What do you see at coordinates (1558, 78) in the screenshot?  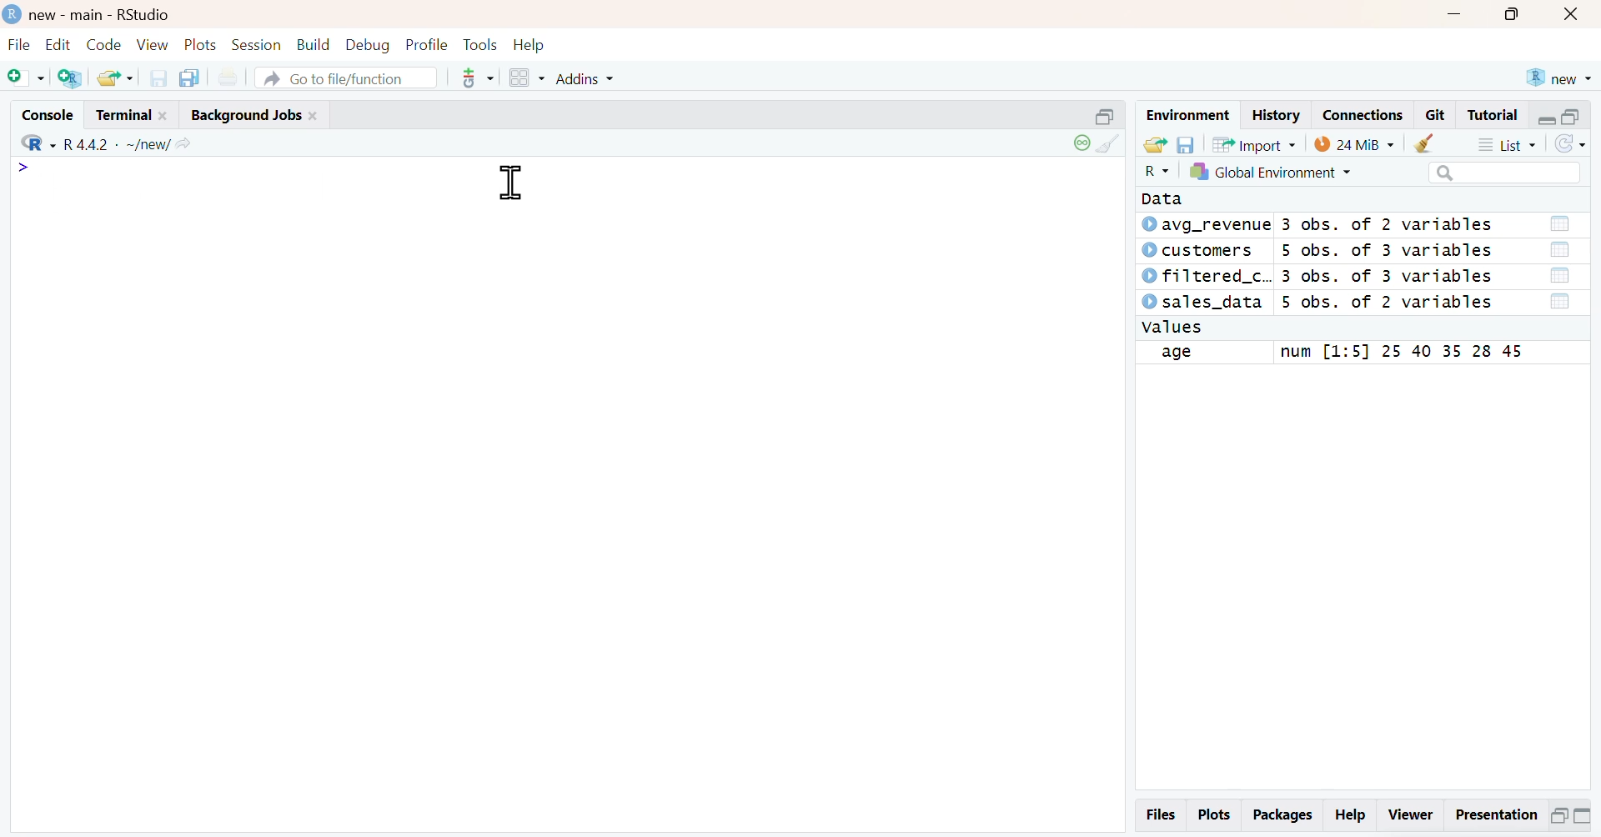 I see `new project` at bounding box center [1558, 78].